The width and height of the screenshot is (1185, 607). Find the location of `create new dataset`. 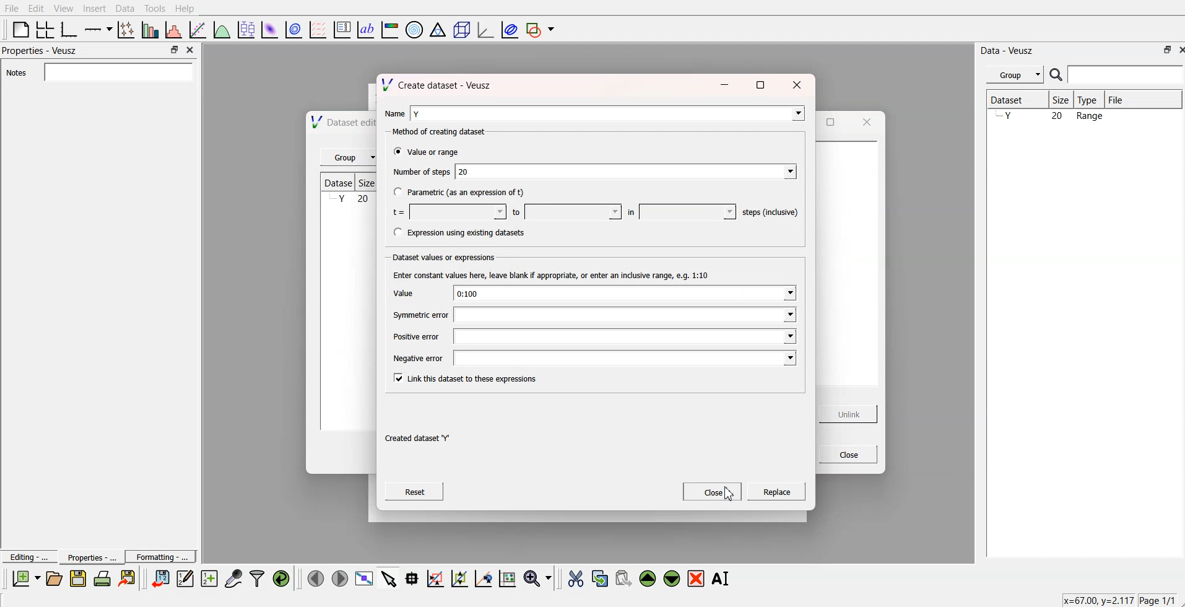

create new dataset is located at coordinates (209, 577).